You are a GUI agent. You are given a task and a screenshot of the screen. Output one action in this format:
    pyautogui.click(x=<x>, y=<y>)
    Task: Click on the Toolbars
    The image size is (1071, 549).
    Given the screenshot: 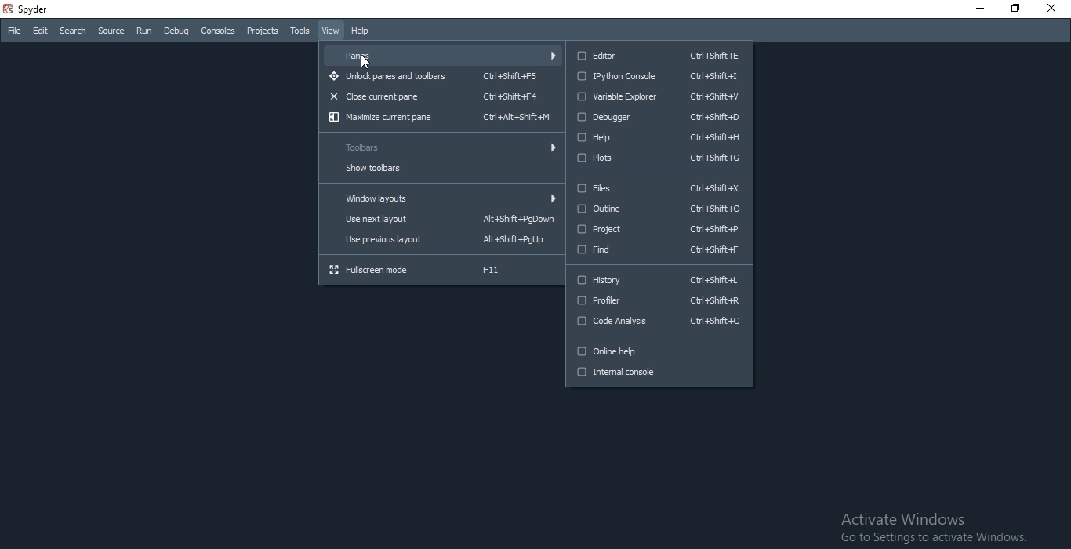 What is the action you would take?
    pyautogui.click(x=440, y=146)
    